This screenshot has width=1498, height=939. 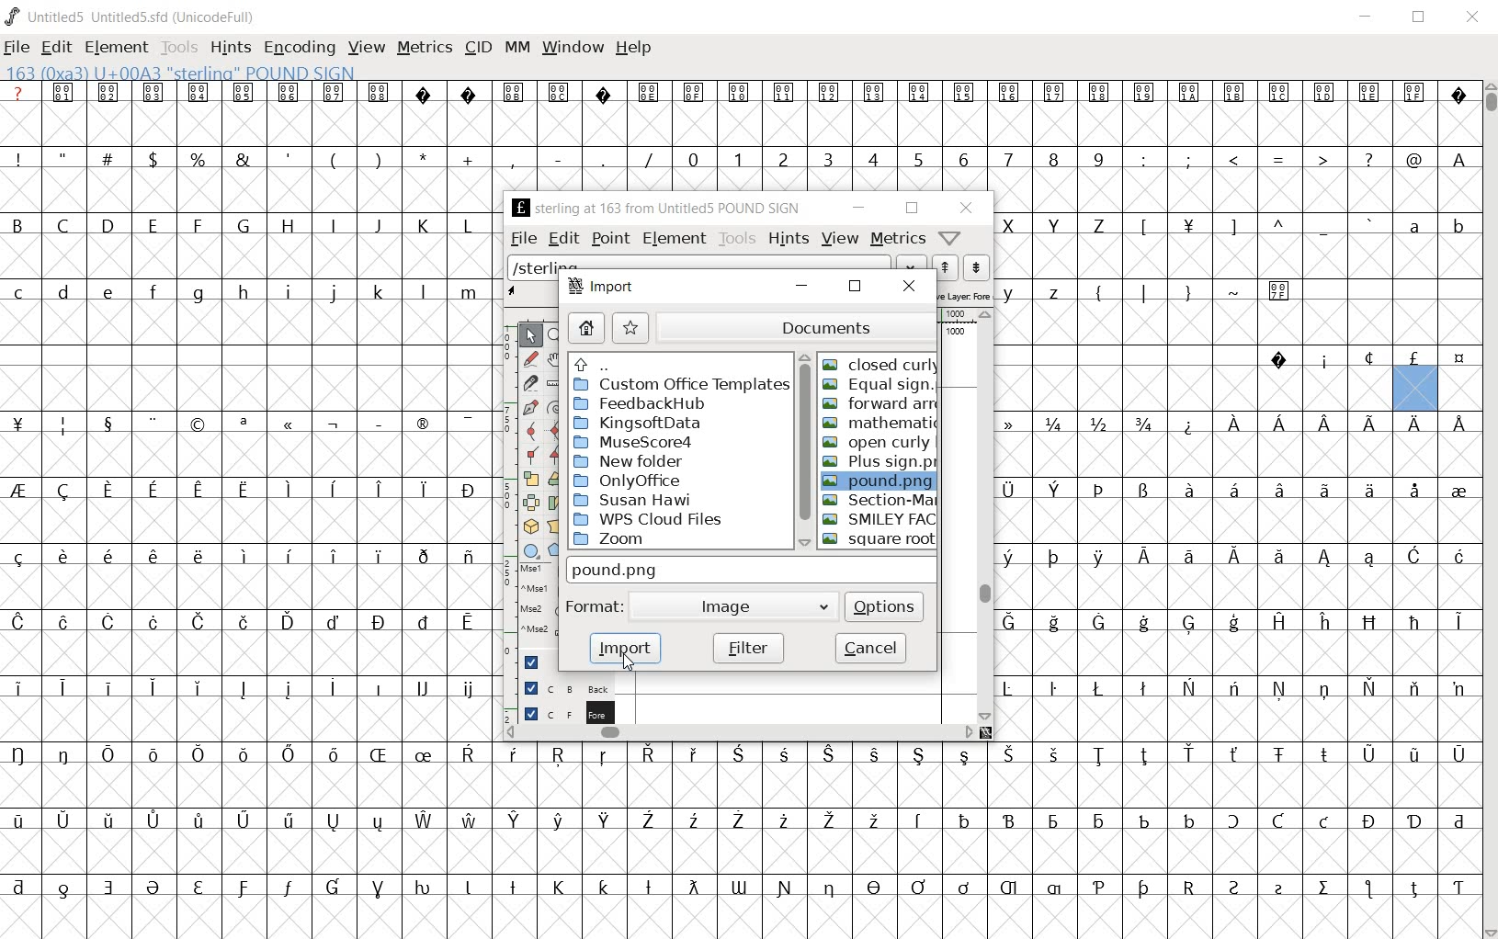 I want to click on Symbol, so click(x=1414, y=689).